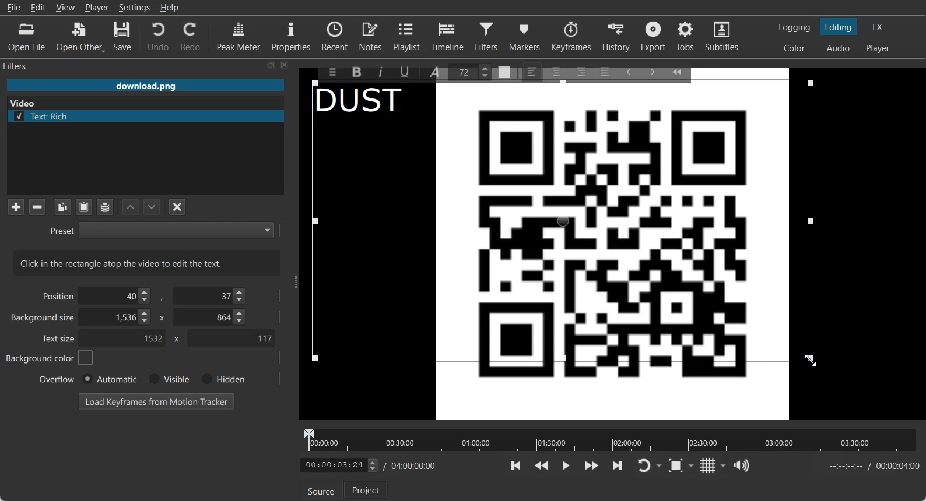 The image size is (926, 501). Describe the element at coordinates (610, 439) in the screenshot. I see `Video timeline` at that location.